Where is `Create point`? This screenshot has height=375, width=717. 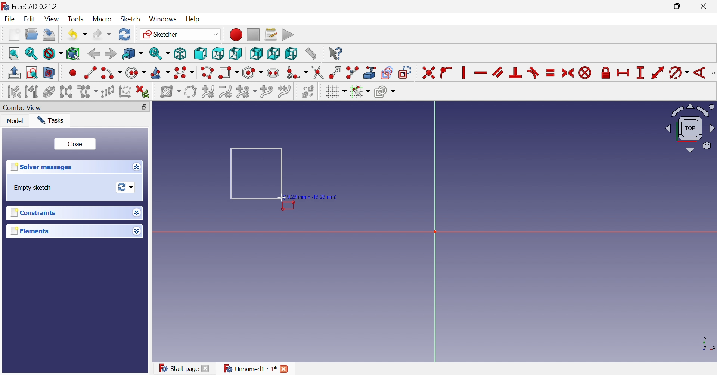 Create point is located at coordinates (73, 72).